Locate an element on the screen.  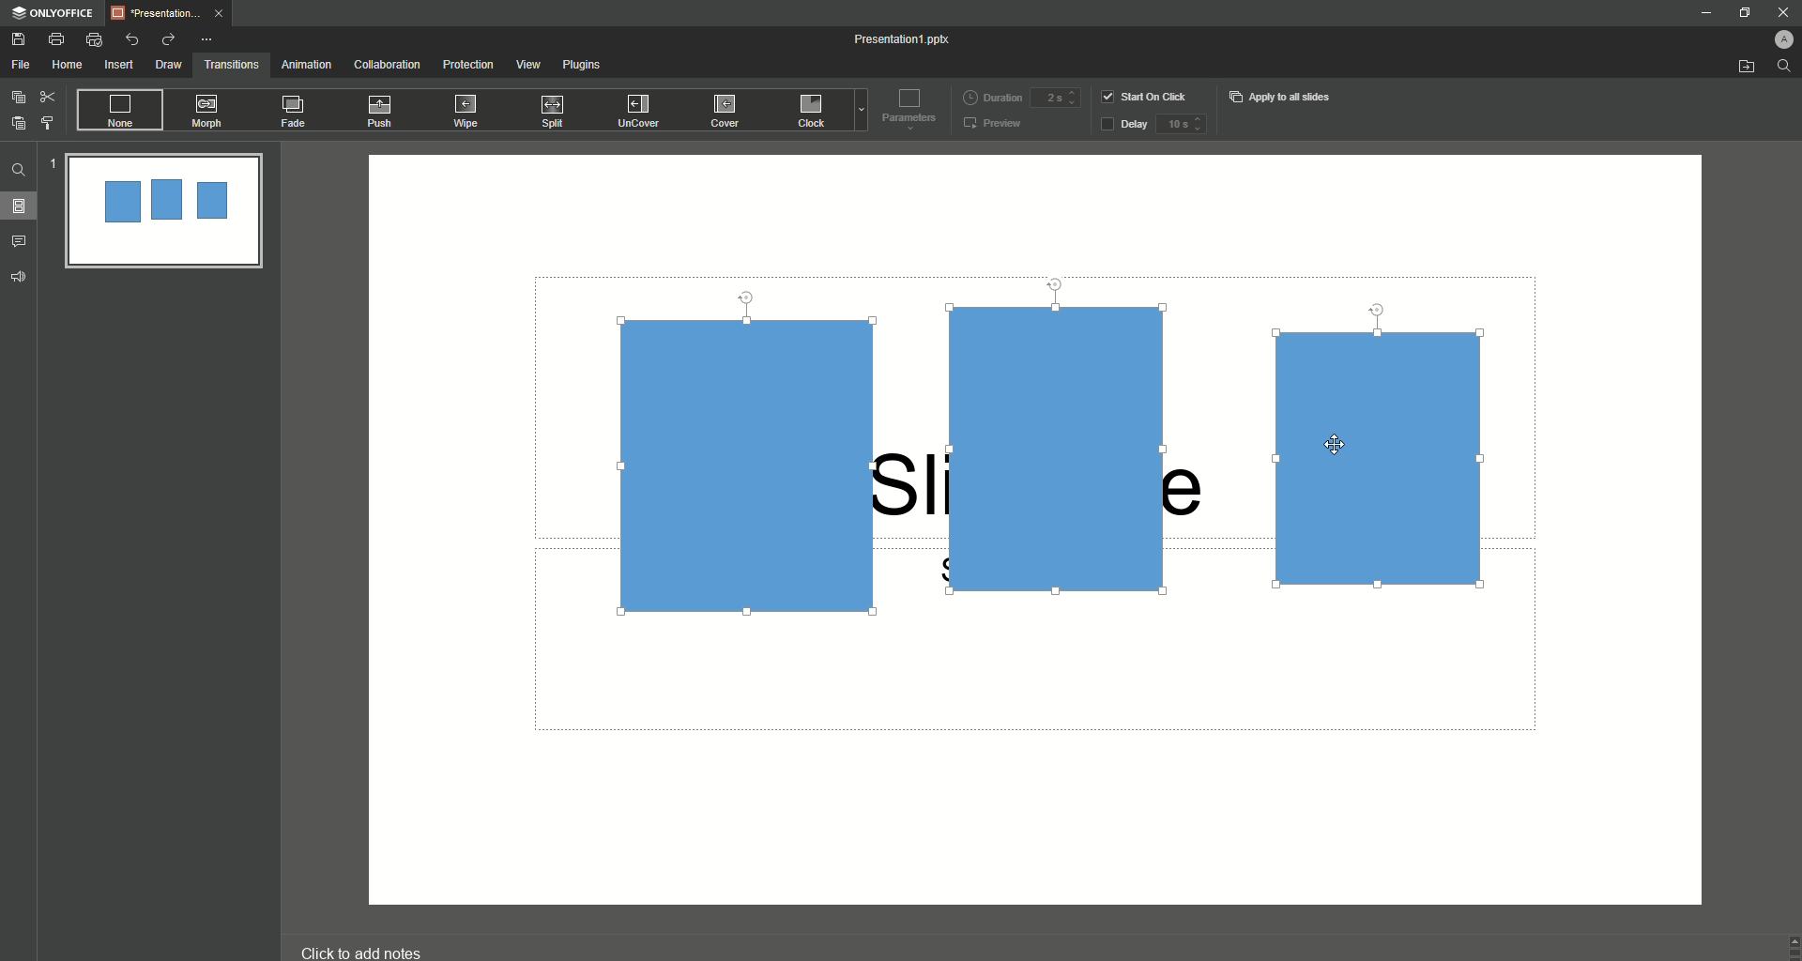
ONLYOFFICE is located at coordinates (53, 13).